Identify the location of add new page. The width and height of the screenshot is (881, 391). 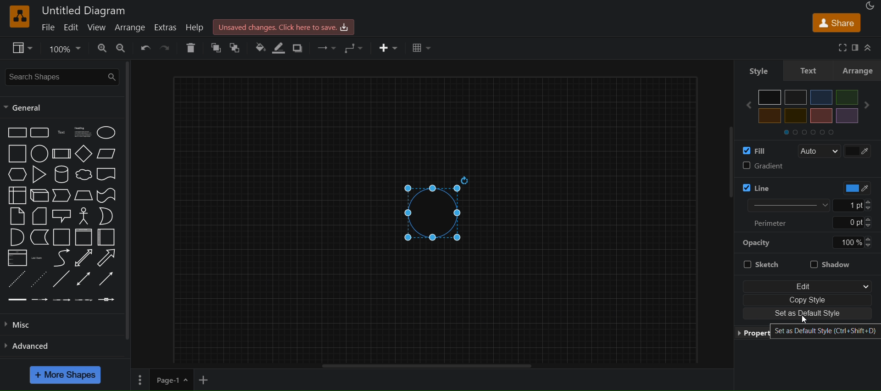
(208, 380).